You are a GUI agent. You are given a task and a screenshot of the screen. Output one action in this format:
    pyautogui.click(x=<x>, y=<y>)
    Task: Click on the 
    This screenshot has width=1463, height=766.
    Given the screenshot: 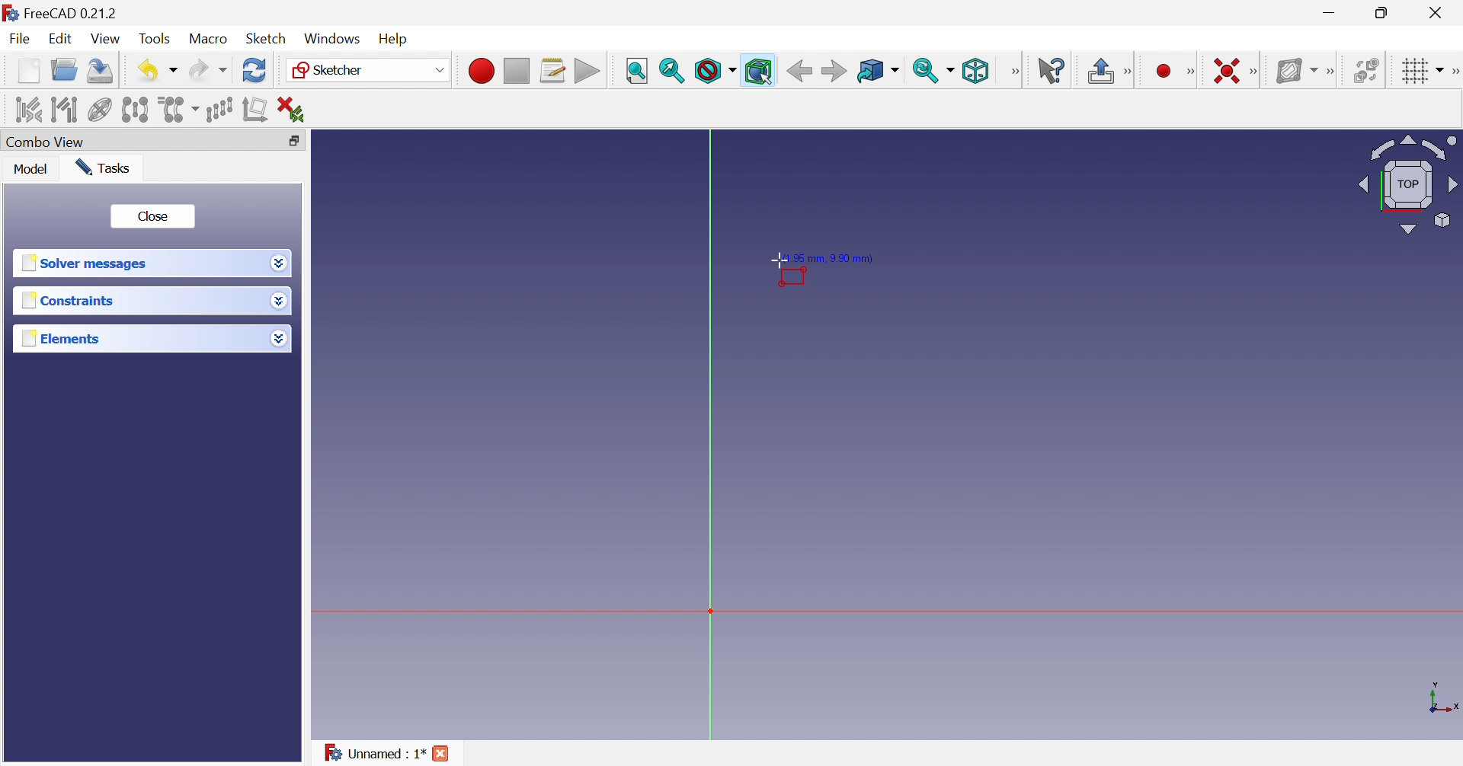 What is the action you would take?
    pyautogui.click(x=393, y=40)
    